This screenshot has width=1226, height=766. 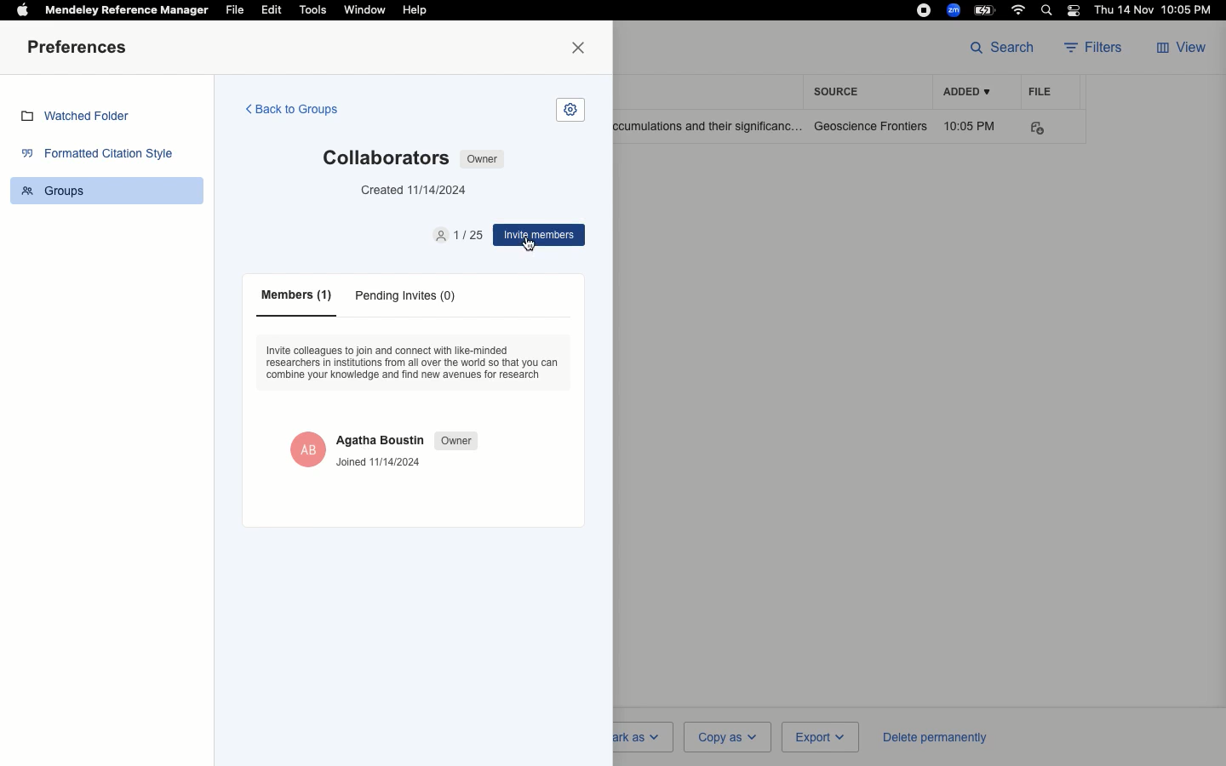 I want to click on Members, so click(x=291, y=296).